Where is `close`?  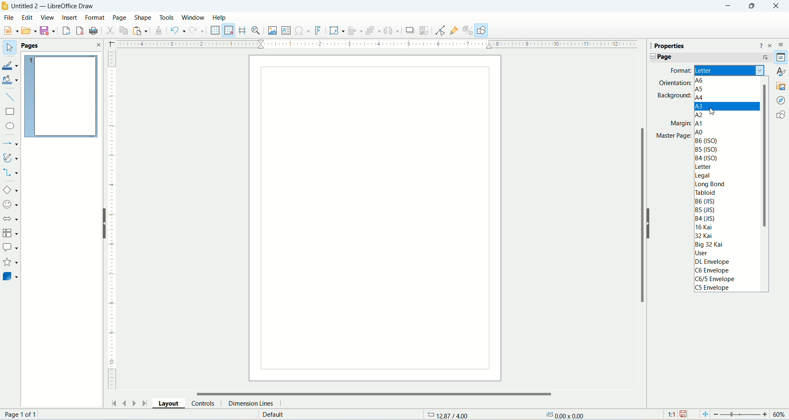
close is located at coordinates (99, 44).